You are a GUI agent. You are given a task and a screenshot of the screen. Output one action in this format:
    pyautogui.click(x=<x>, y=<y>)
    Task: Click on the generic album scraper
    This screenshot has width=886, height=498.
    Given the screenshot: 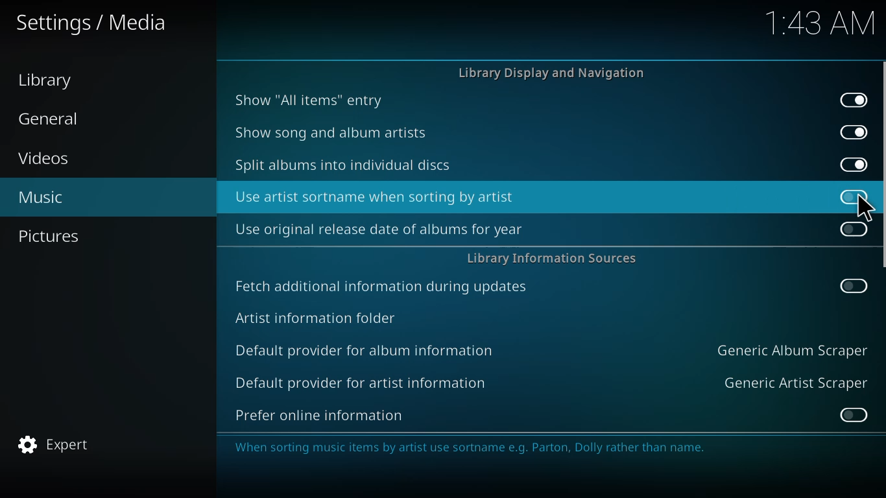 What is the action you would take?
    pyautogui.click(x=791, y=350)
    